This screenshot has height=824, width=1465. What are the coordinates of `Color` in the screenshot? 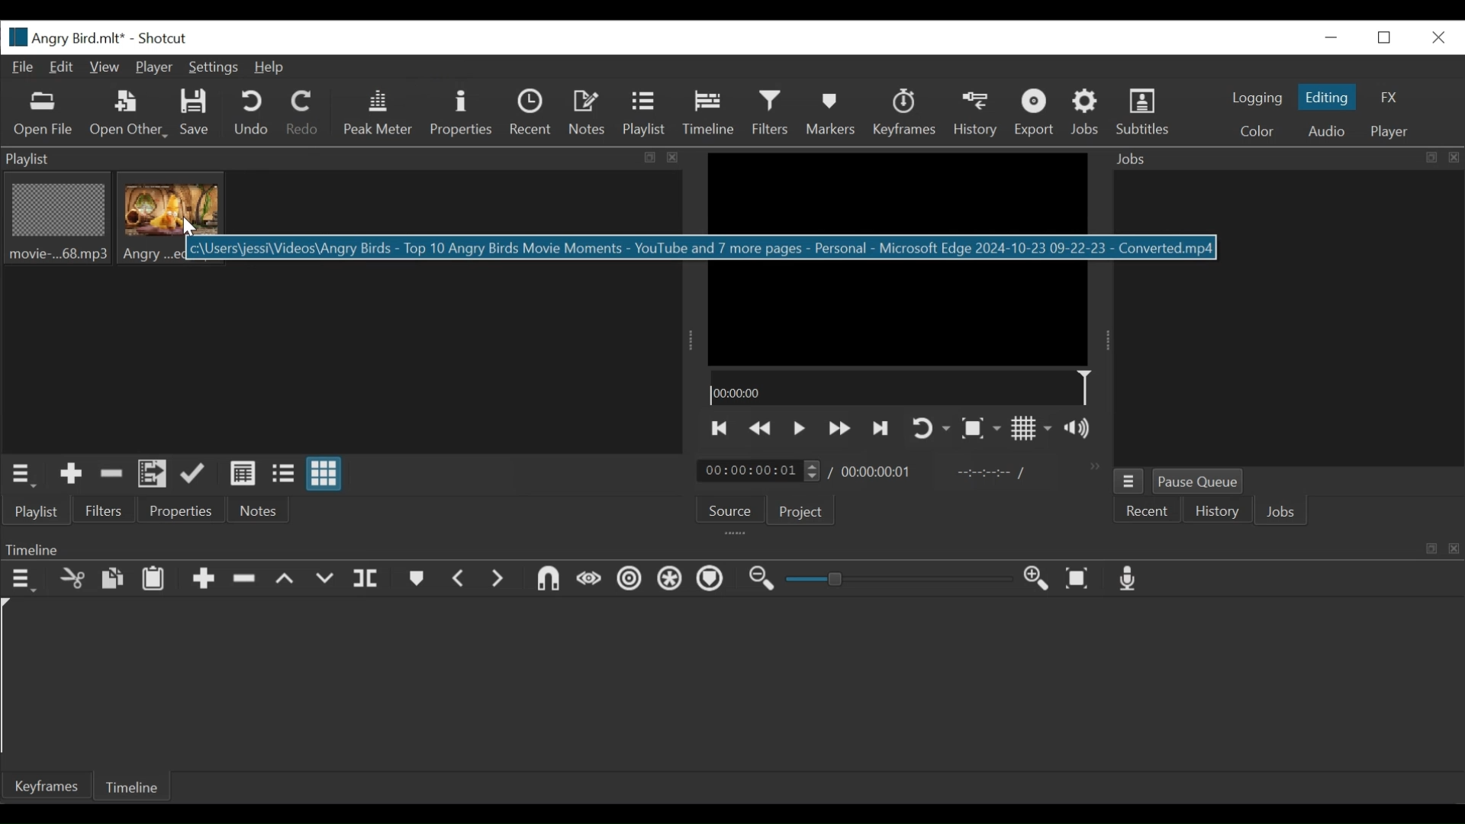 It's located at (1261, 130).